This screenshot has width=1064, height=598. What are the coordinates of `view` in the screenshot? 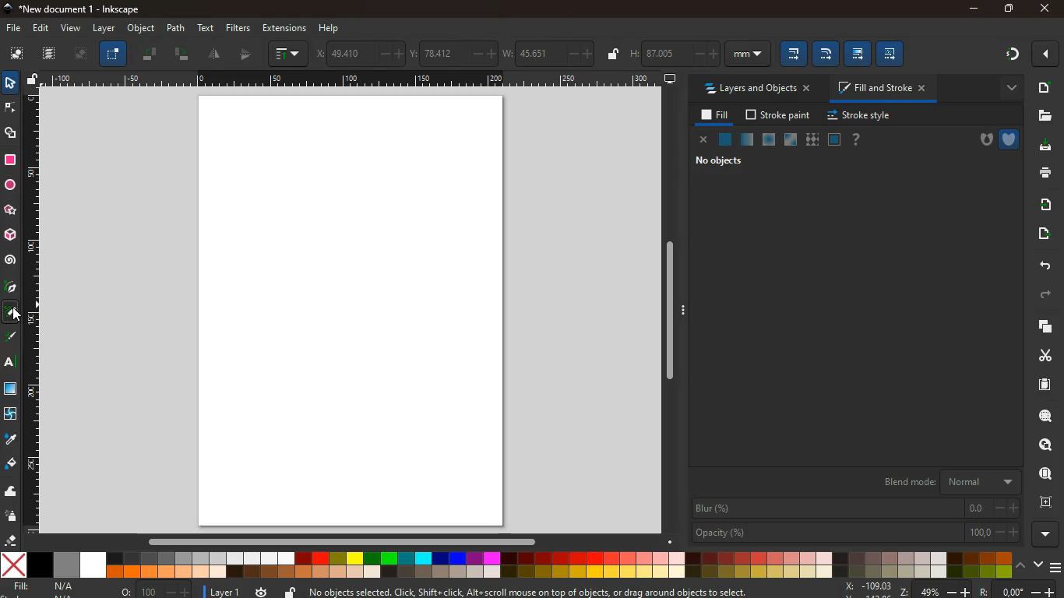 It's located at (72, 29).